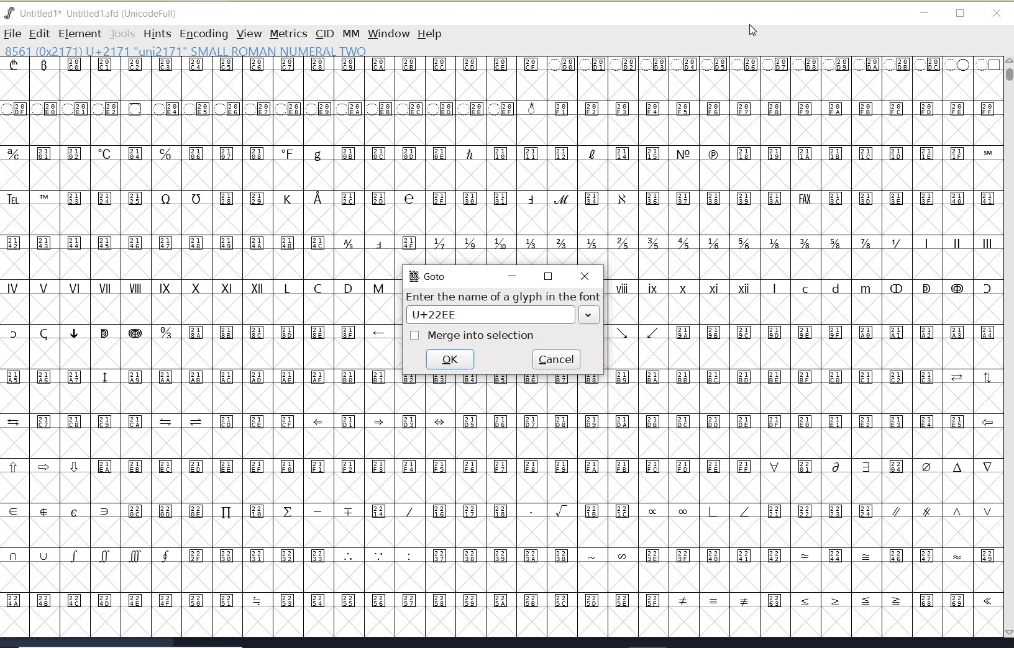 The width and height of the screenshot is (1014, 648). What do you see at coordinates (350, 32) in the screenshot?
I see `mm` at bounding box center [350, 32].